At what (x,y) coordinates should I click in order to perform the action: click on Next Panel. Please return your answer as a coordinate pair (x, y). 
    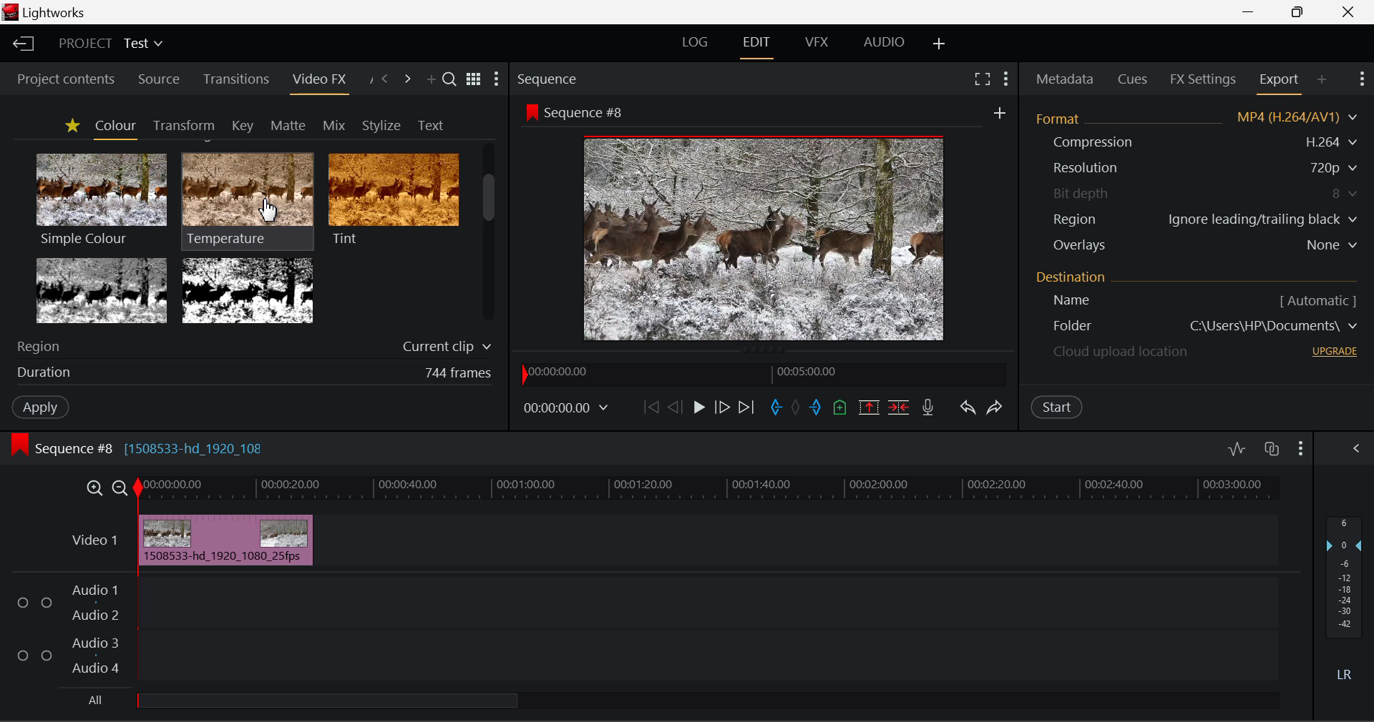
    Looking at the image, I should click on (407, 78).